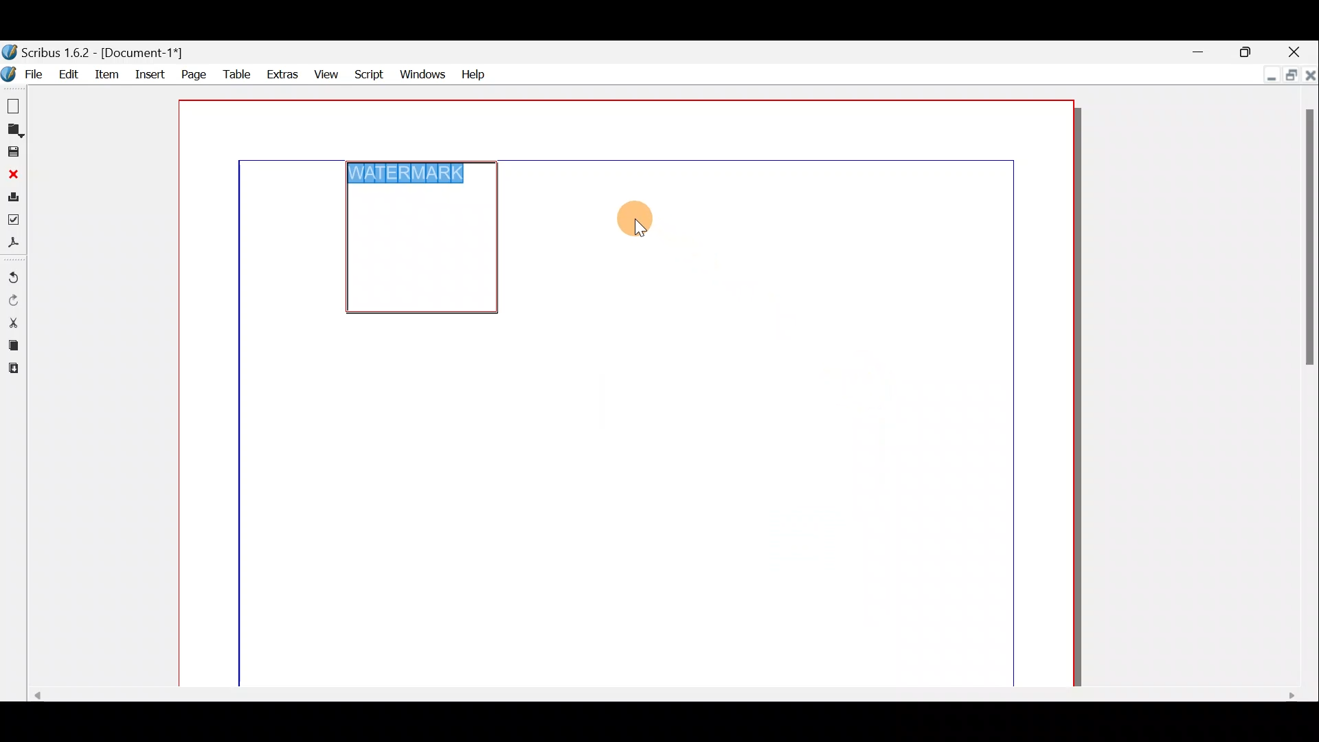 The width and height of the screenshot is (1319, 742). I want to click on Cursor, so click(646, 222).